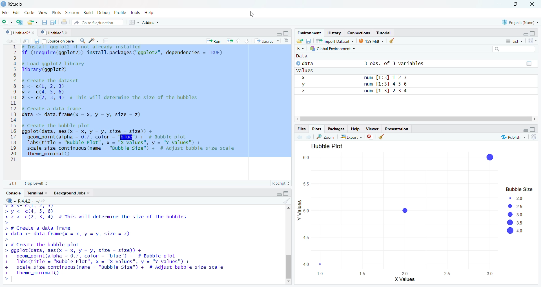  I want to click on R~, so click(300, 49).